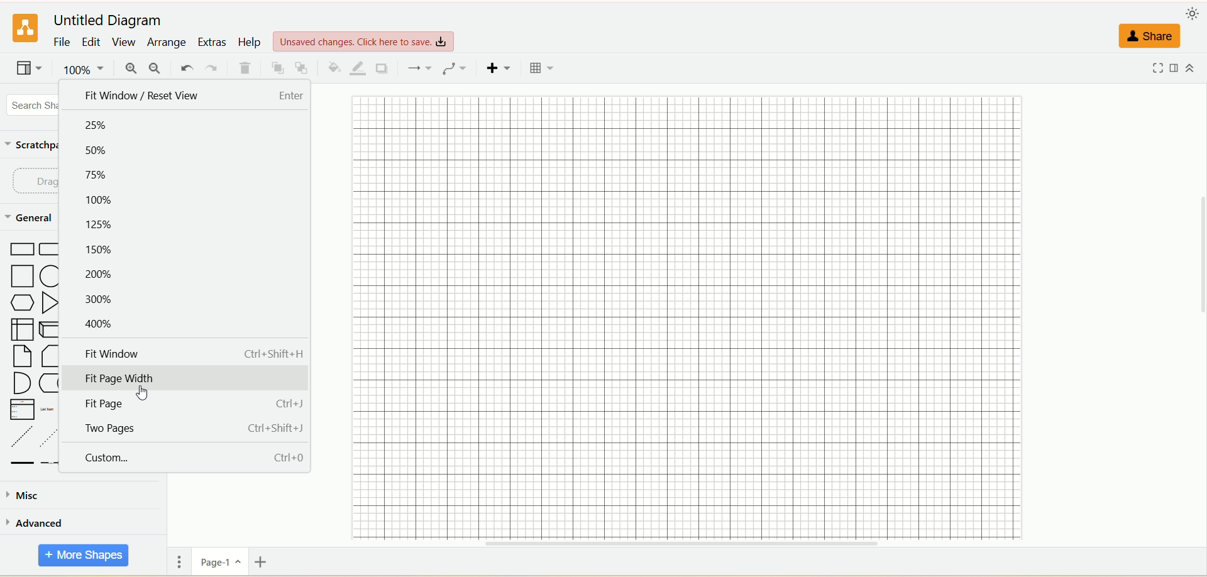 The image size is (1207, 577). What do you see at coordinates (1149, 36) in the screenshot?
I see `share` at bounding box center [1149, 36].